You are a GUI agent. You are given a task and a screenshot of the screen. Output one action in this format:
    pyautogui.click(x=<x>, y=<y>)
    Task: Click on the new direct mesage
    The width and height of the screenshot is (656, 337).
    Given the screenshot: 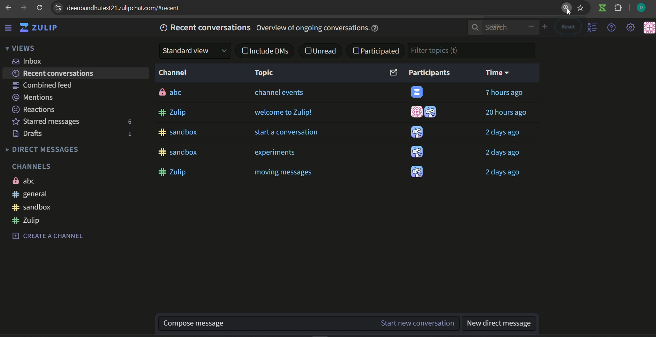 What is the action you would take?
    pyautogui.click(x=502, y=323)
    